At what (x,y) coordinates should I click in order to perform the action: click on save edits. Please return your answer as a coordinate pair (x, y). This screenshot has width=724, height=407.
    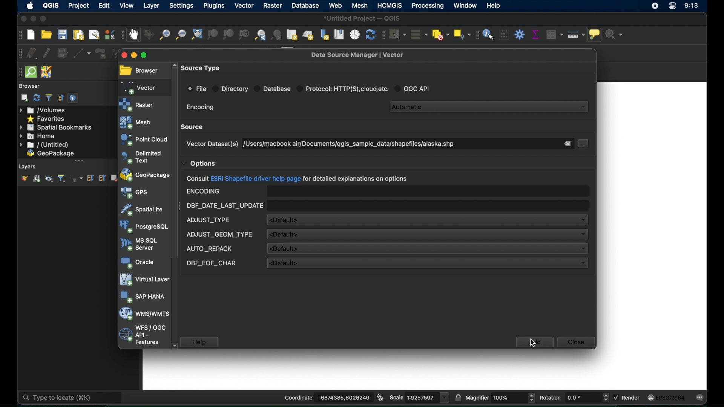
    Looking at the image, I should click on (63, 53).